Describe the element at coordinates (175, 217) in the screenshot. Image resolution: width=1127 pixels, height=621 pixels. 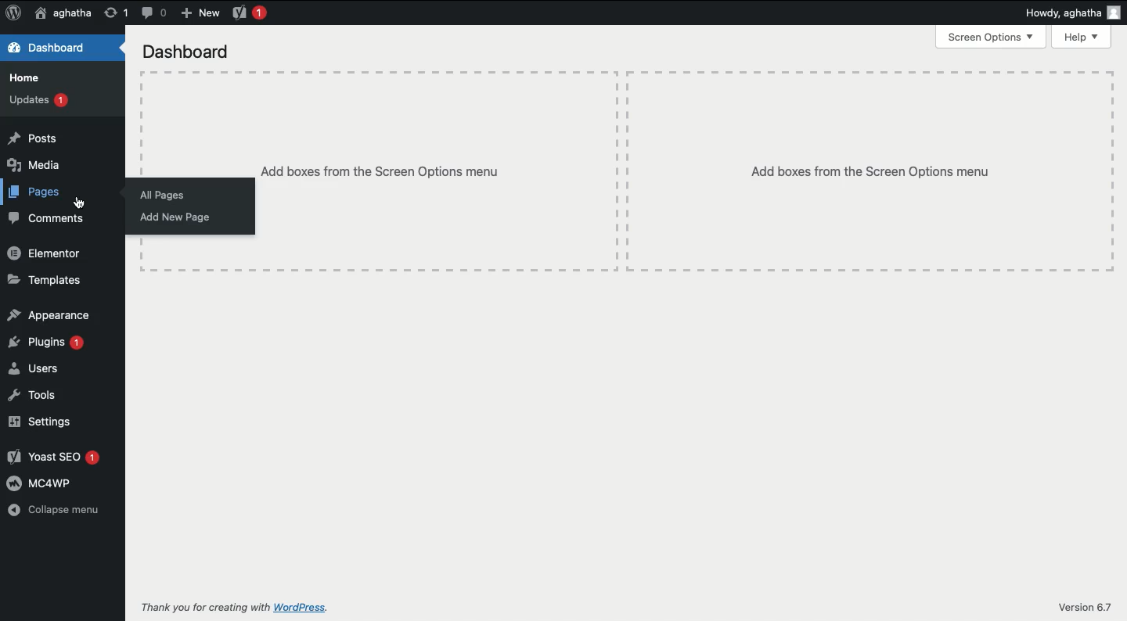
I see `Add new page` at that location.